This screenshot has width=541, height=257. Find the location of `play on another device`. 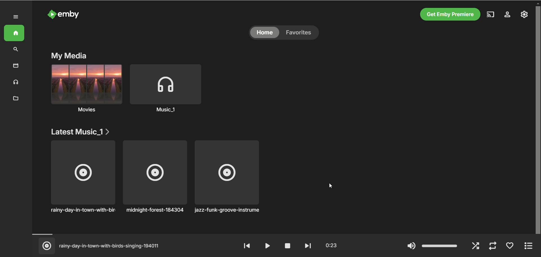

play on another device is located at coordinates (491, 15).